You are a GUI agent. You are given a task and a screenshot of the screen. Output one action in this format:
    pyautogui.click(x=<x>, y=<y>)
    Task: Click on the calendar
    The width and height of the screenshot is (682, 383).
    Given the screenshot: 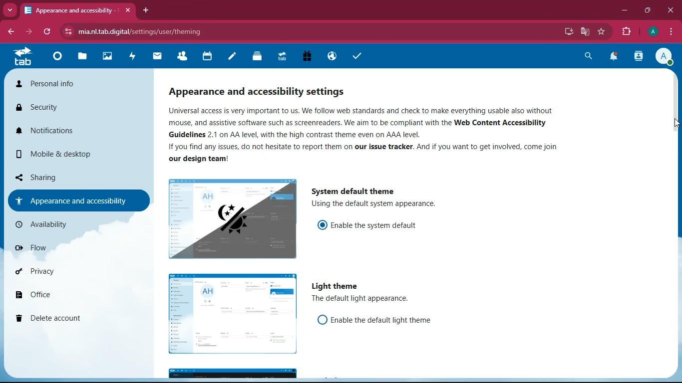 What is the action you would take?
    pyautogui.click(x=207, y=57)
    